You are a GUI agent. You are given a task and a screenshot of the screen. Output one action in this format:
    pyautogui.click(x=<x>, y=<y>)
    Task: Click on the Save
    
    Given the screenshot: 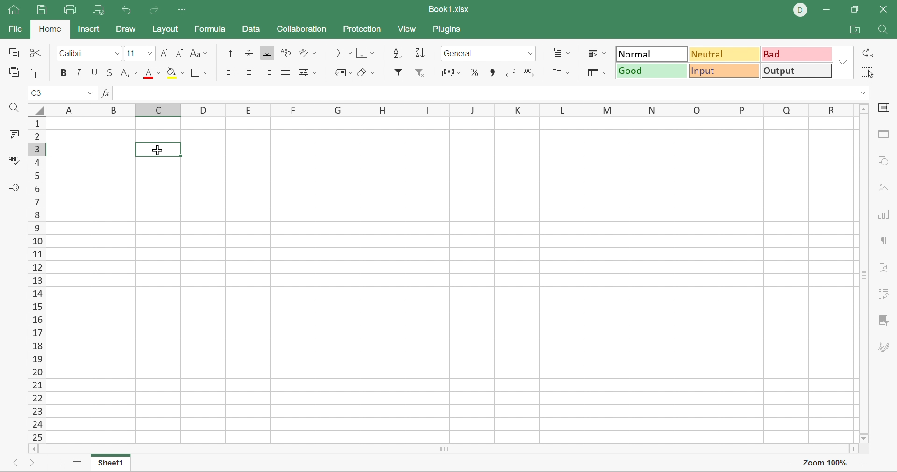 What is the action you would take?
    pyautogui.click(x=43, y=10)
    